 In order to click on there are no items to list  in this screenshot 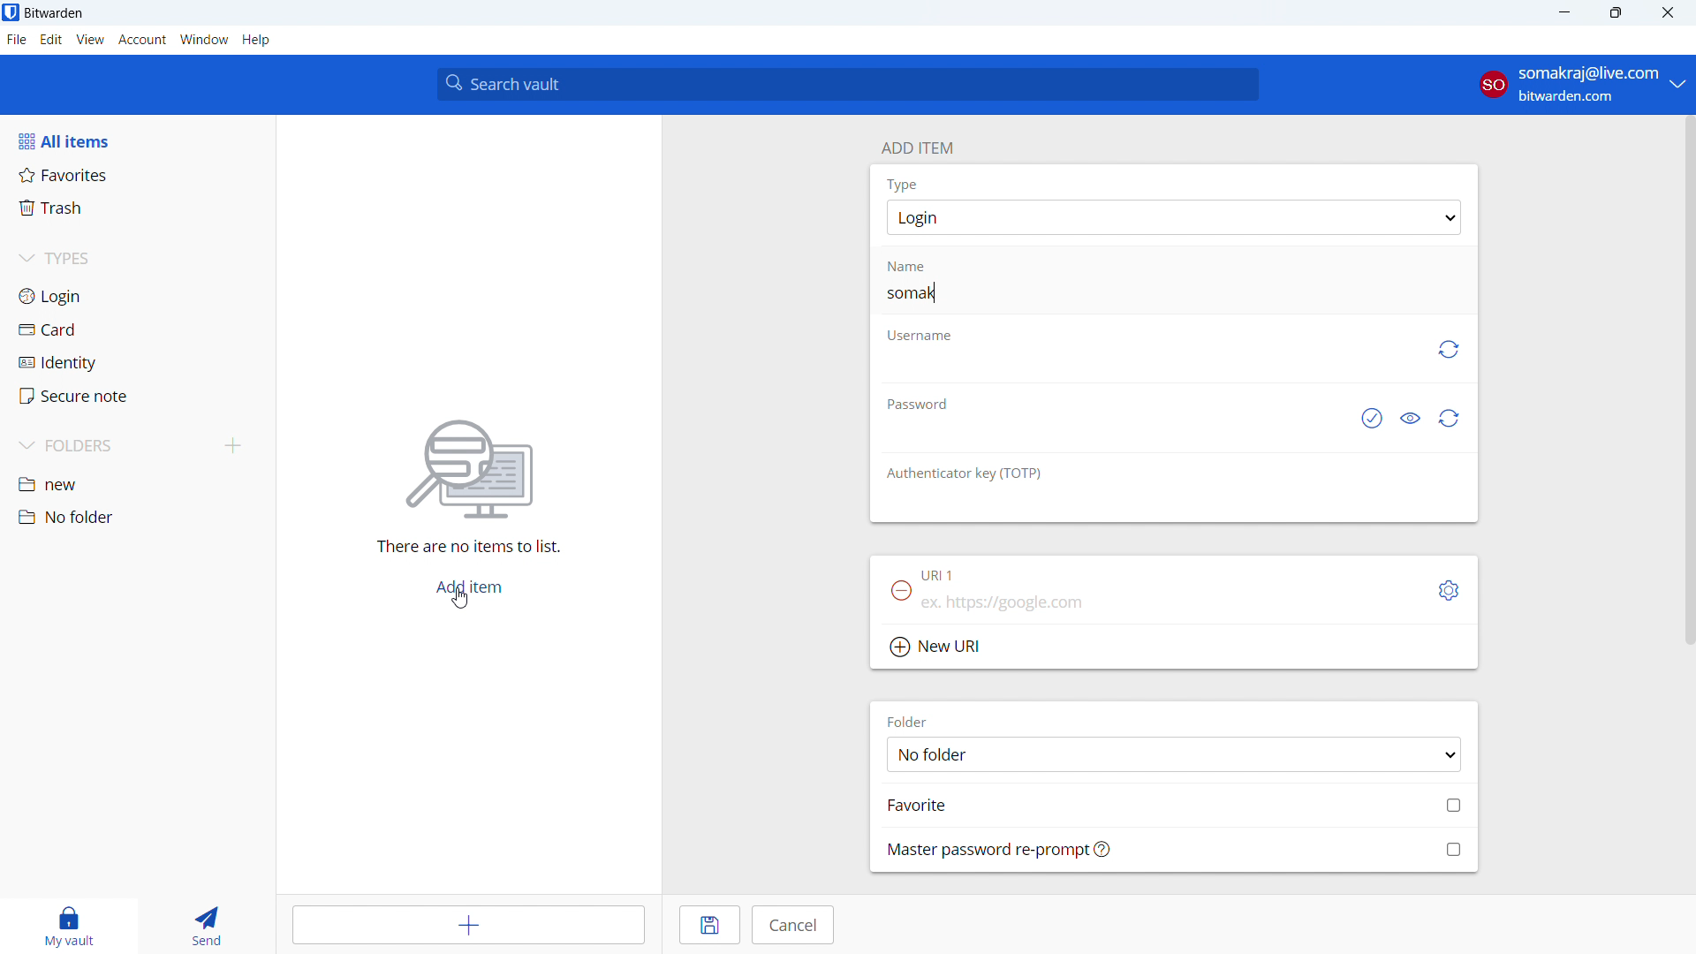, I will do `click(463, 549)`.